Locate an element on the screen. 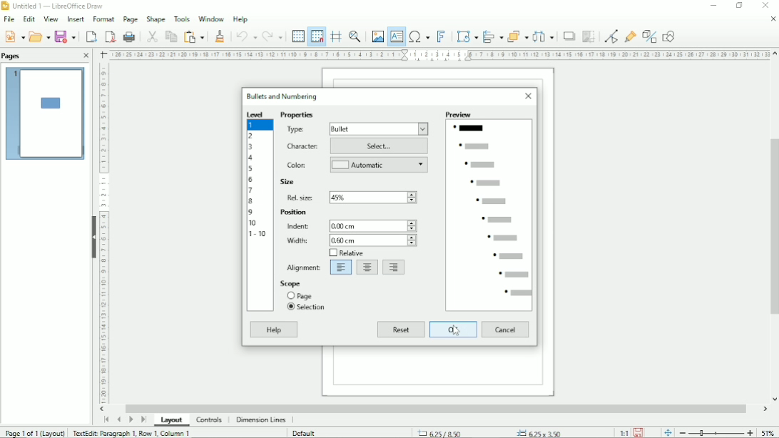  Scroll to first page is located at coordinates (106, 419).